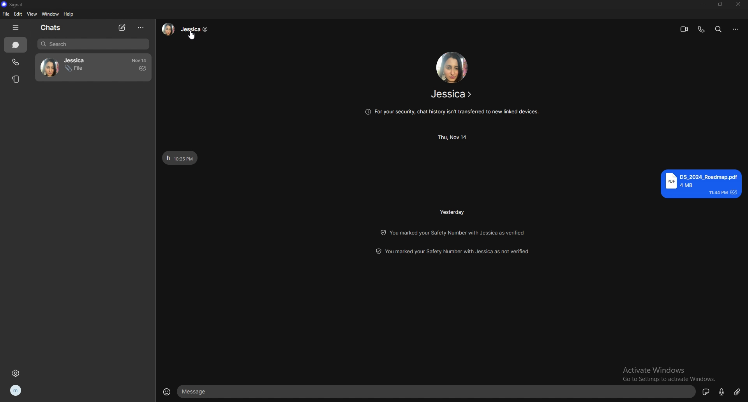 The image size is (748, 402). I want to click on update, so click(453, 232).